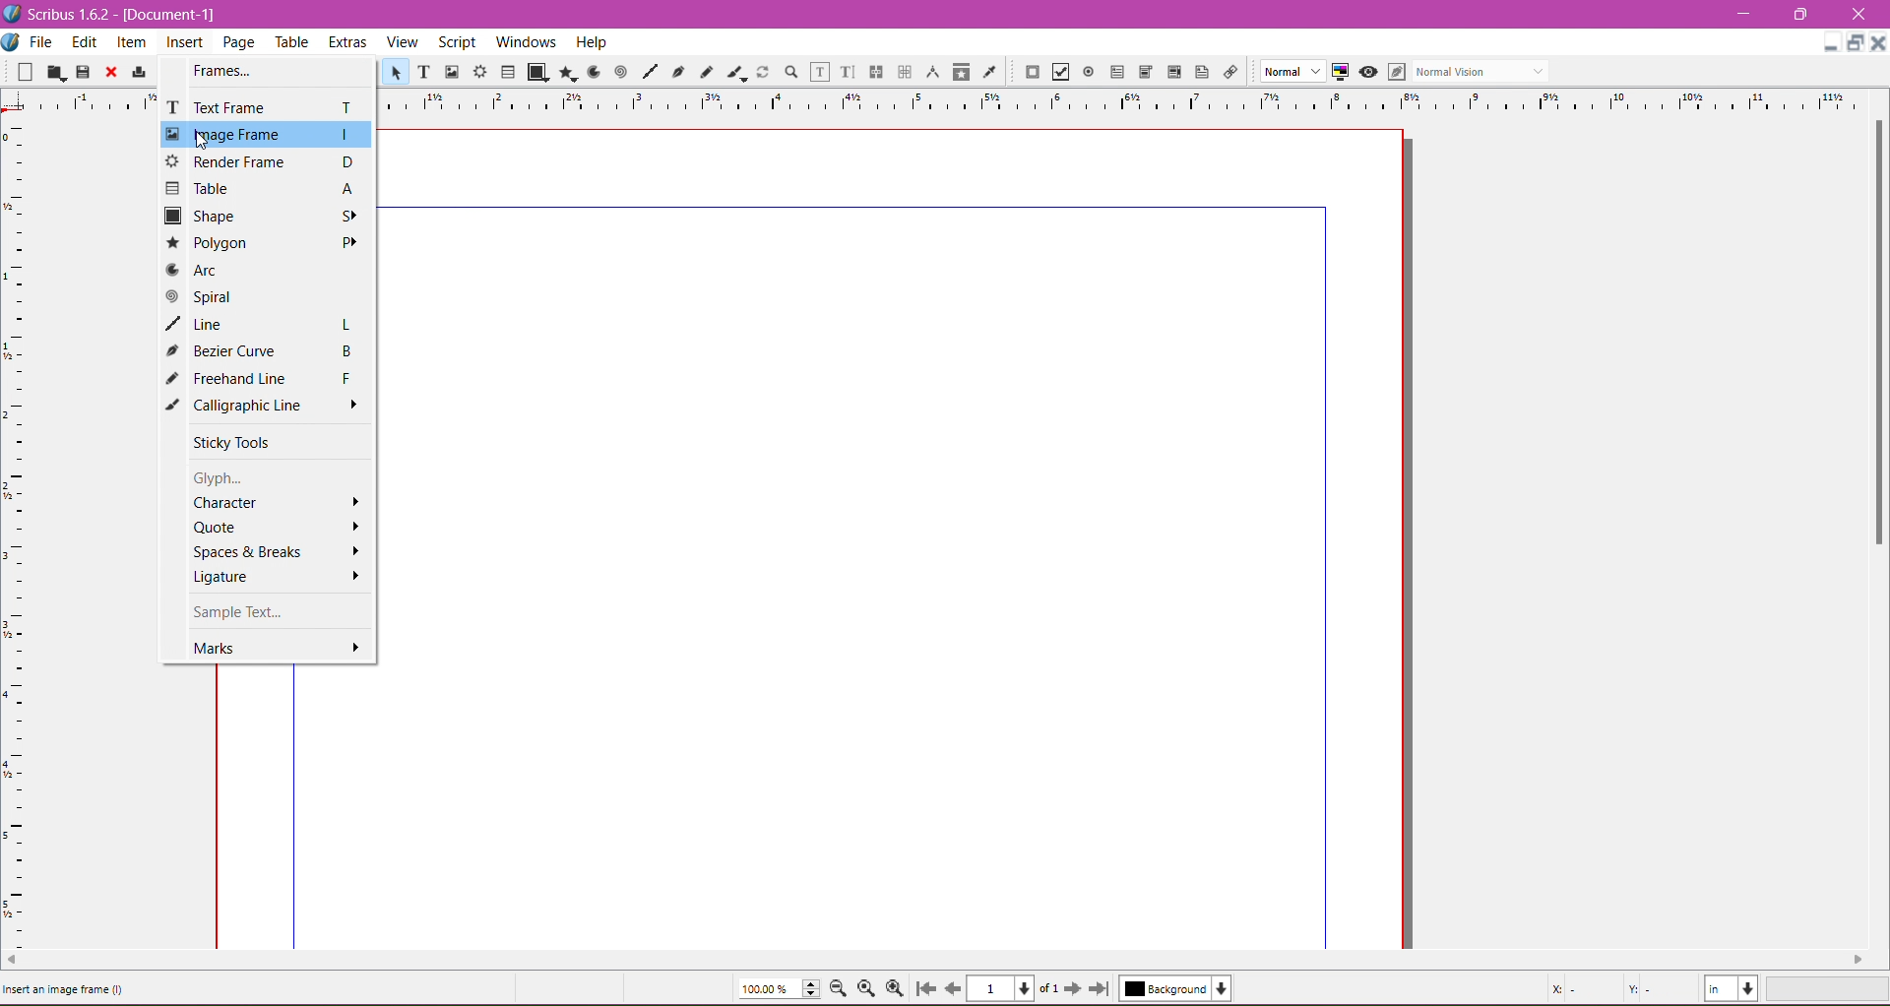 This screenshot has width=1890, height=1006. I want to click on Ligature, so click(277, 579).